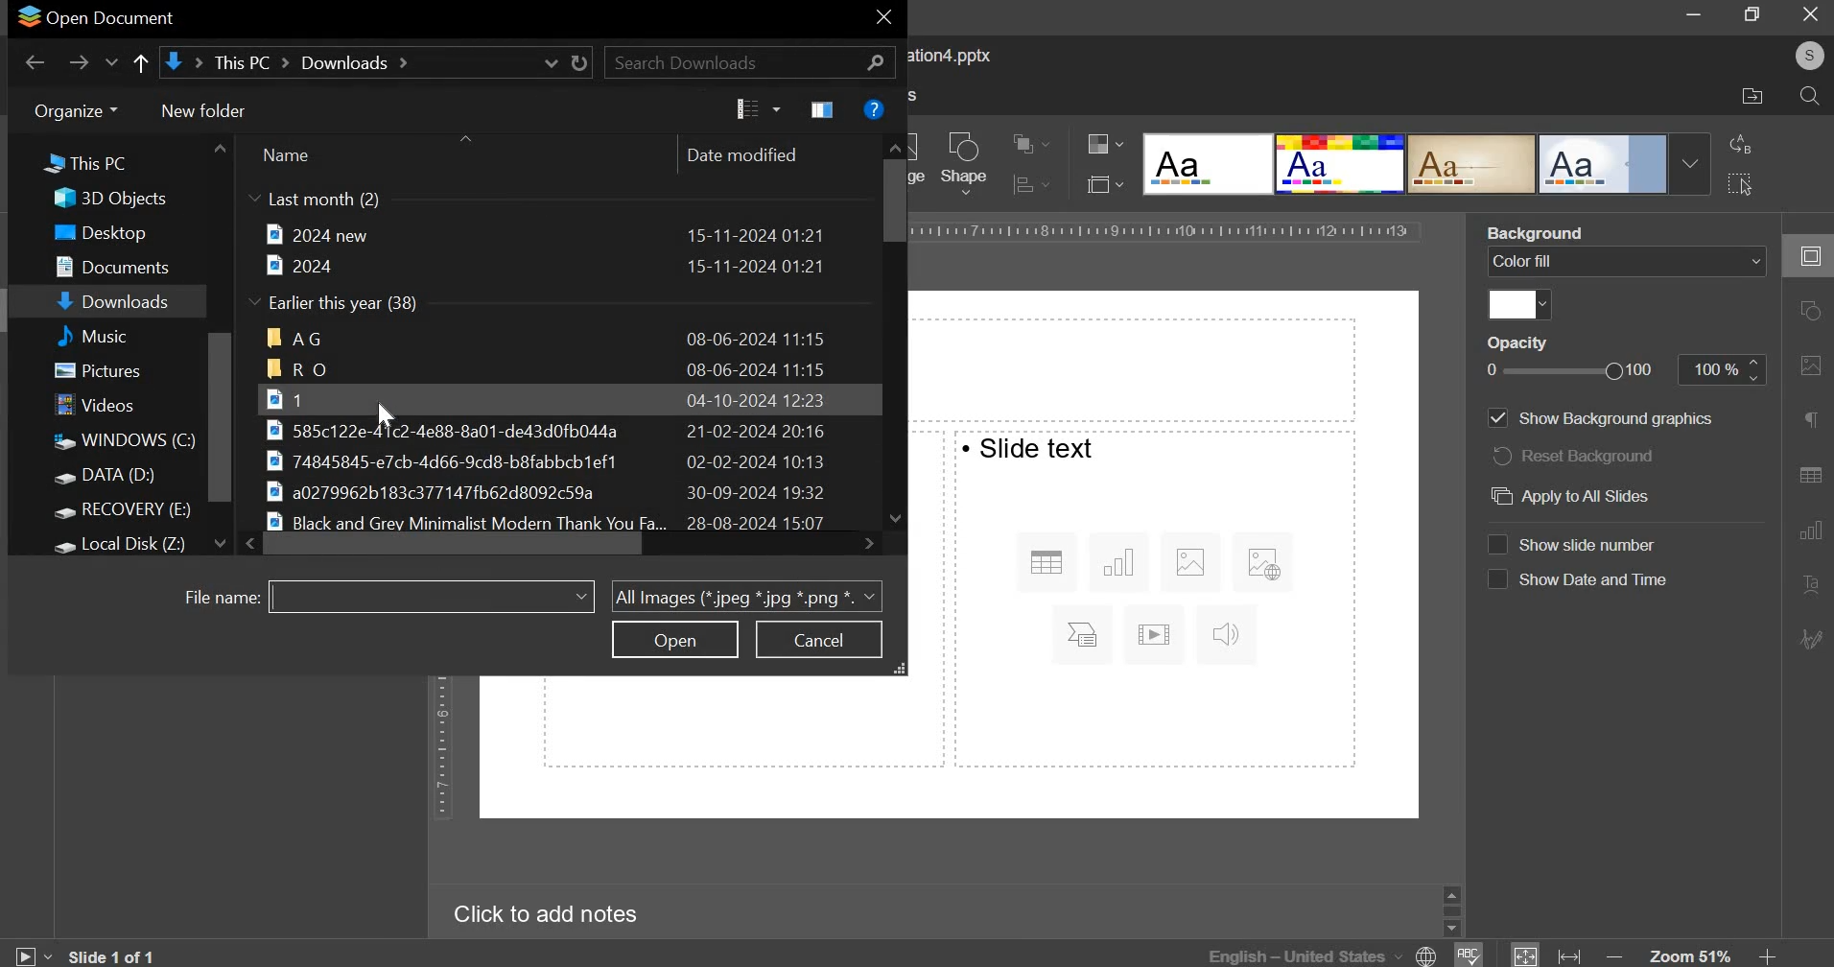  I want to click on new folder, so click(204, 110).